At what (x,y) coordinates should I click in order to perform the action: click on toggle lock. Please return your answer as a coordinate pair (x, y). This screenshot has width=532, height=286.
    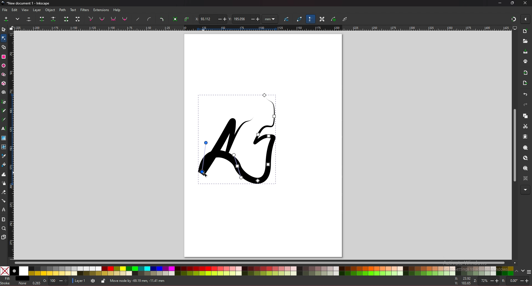
    Looking at the image, I should click on (104, 281).